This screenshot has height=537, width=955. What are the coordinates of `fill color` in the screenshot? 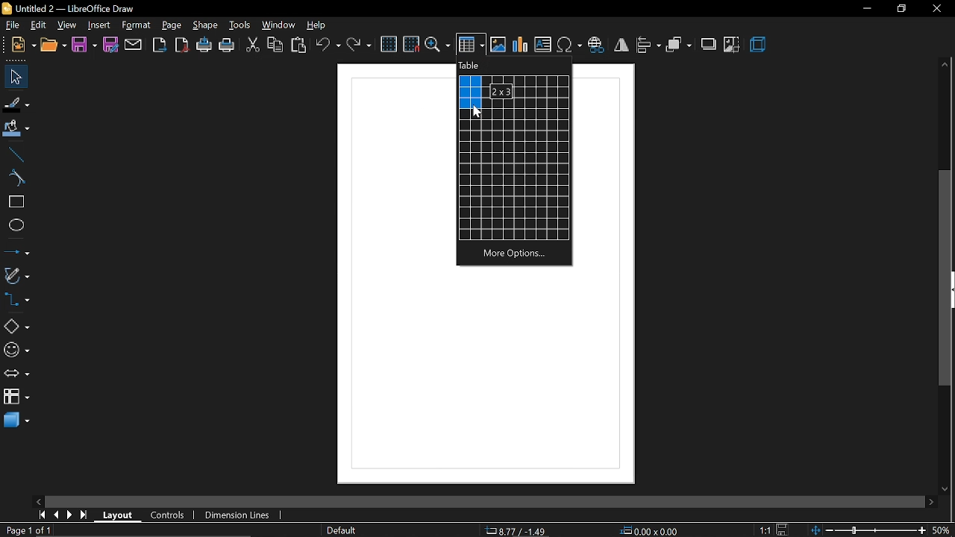 It's located at (16, 131).